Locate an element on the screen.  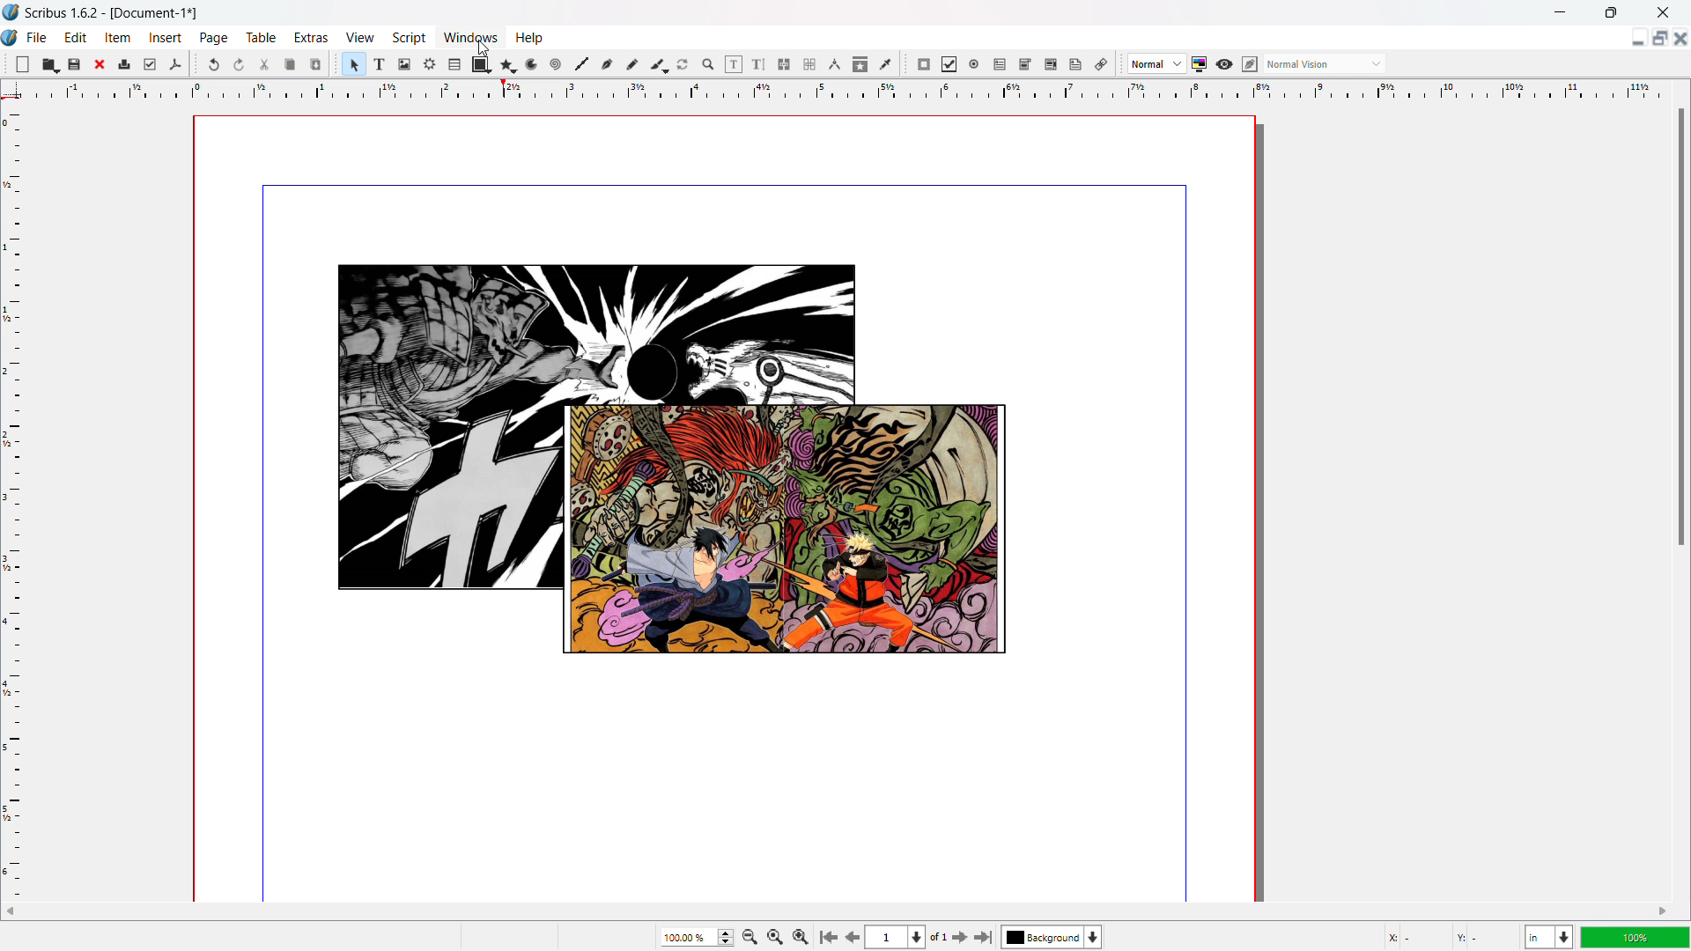
current zoom level is located at coordinates (696, 937).